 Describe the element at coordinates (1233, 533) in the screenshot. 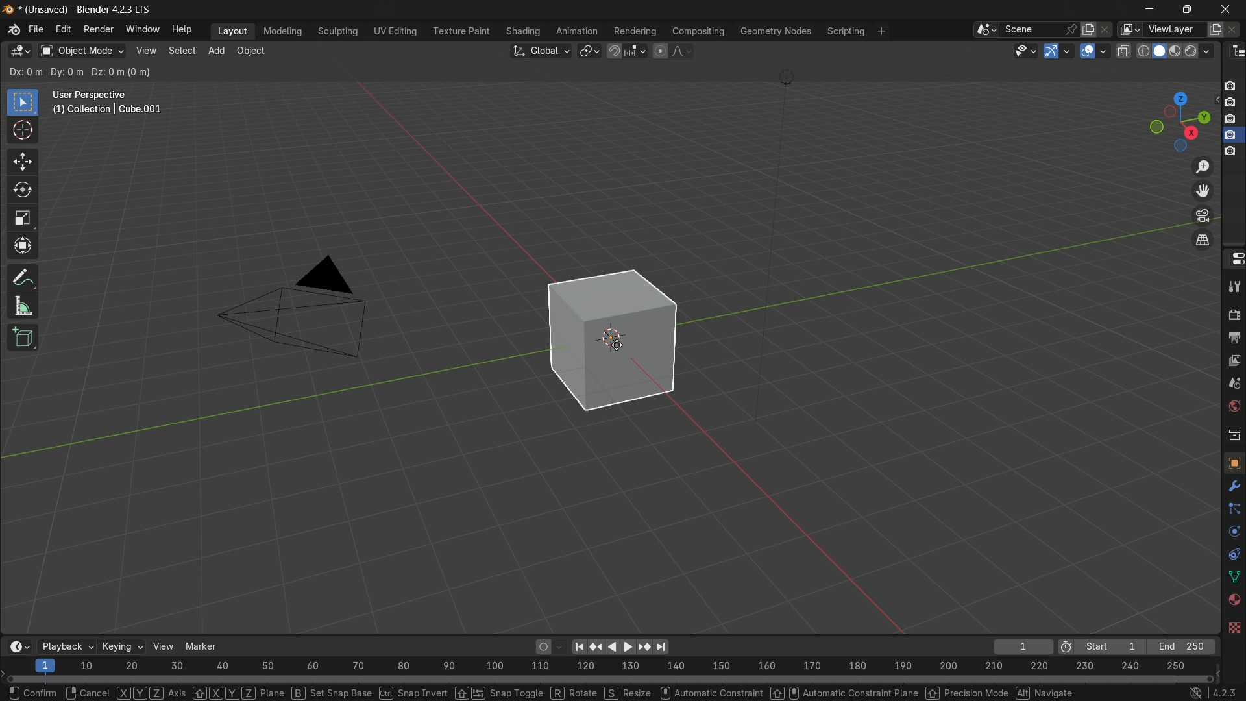

I see `physics` at that location.